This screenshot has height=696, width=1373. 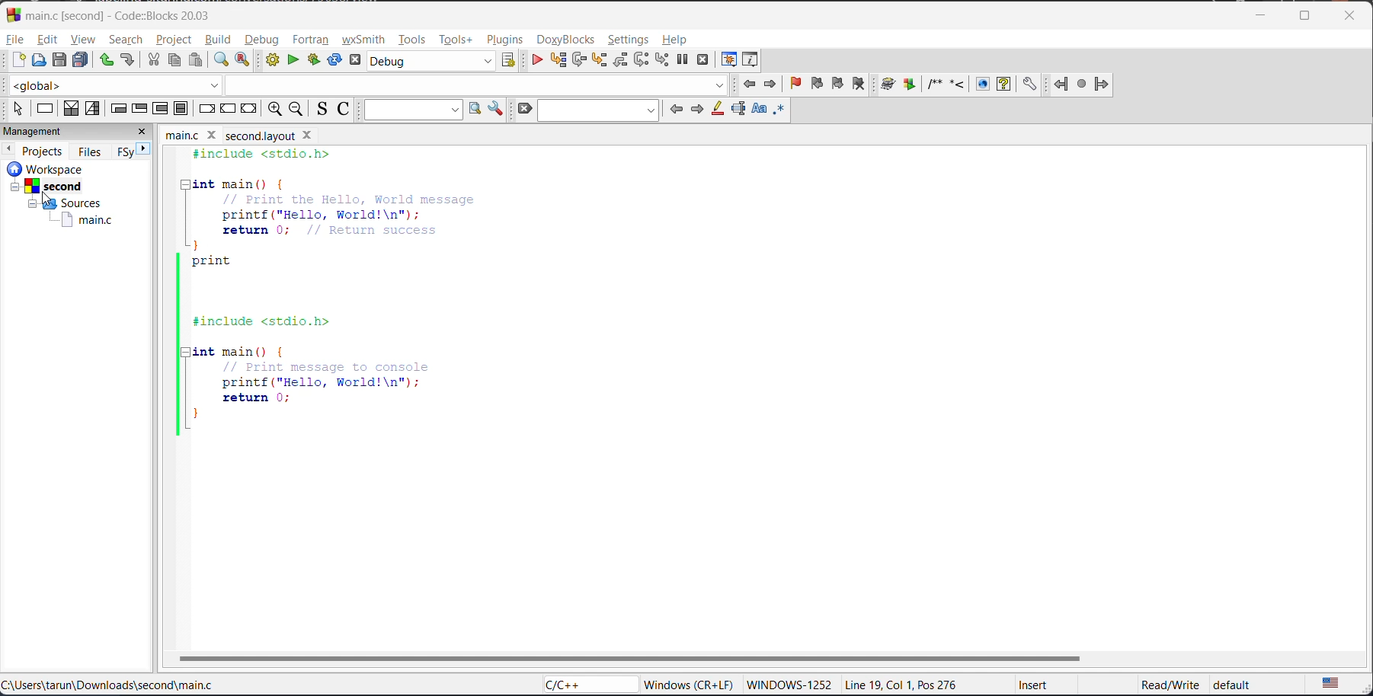 What do you see at coordinates (293, 59) in the screenshot?
I see `run` at bounding box center [293, 59].